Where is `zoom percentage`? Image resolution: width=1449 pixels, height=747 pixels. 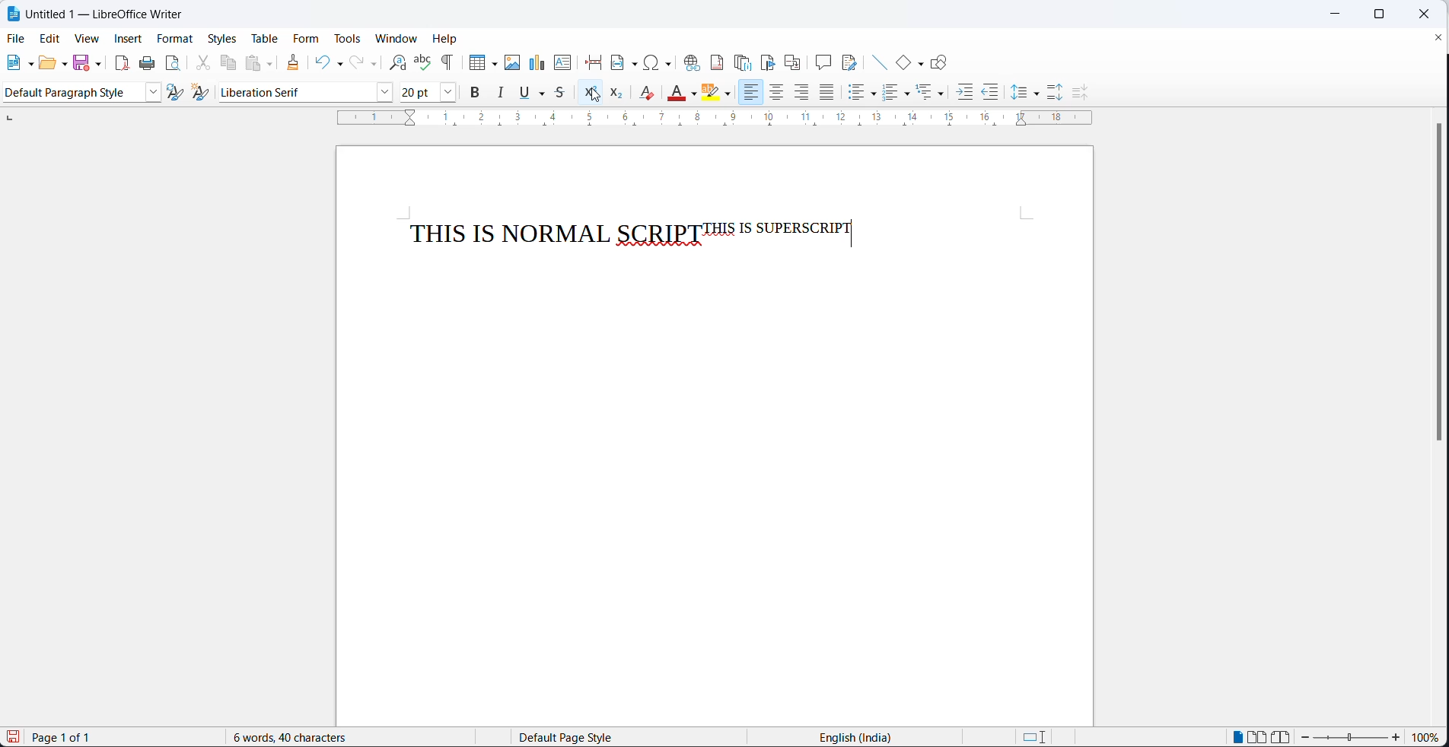
zoom percentage is located at coordinates (1426, 739).